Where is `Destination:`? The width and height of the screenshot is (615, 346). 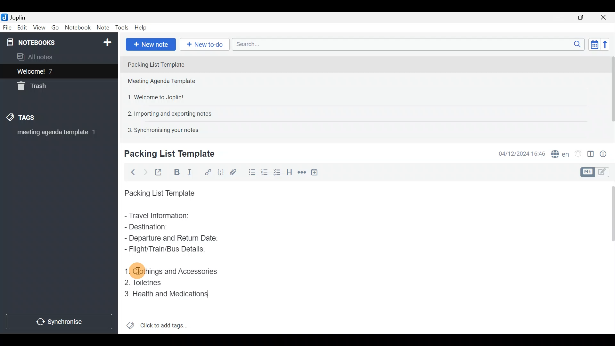
Destination: is located at coordinates (163, 227).